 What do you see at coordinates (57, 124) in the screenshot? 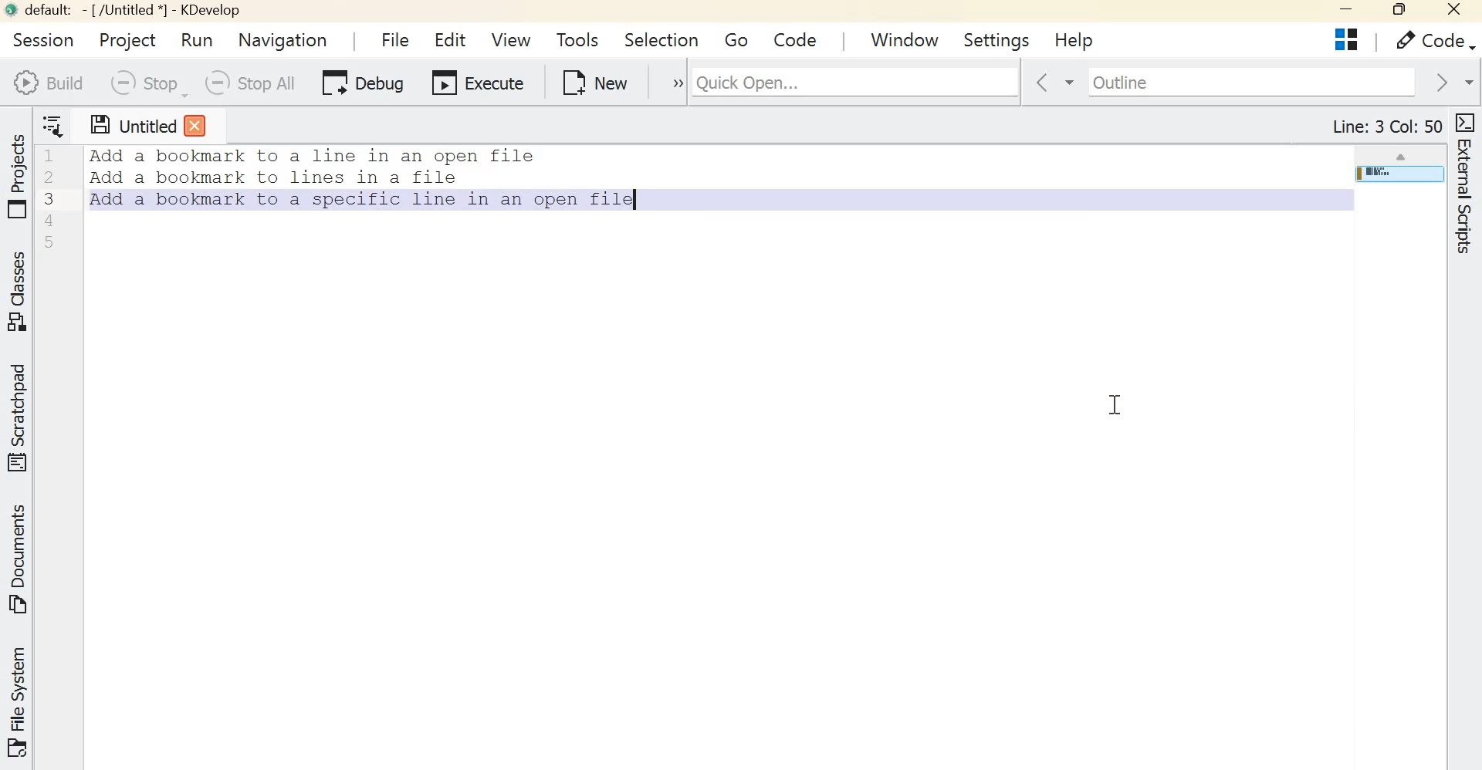
I see `Show sorted list of open documents` at bounding box center [57, 124].